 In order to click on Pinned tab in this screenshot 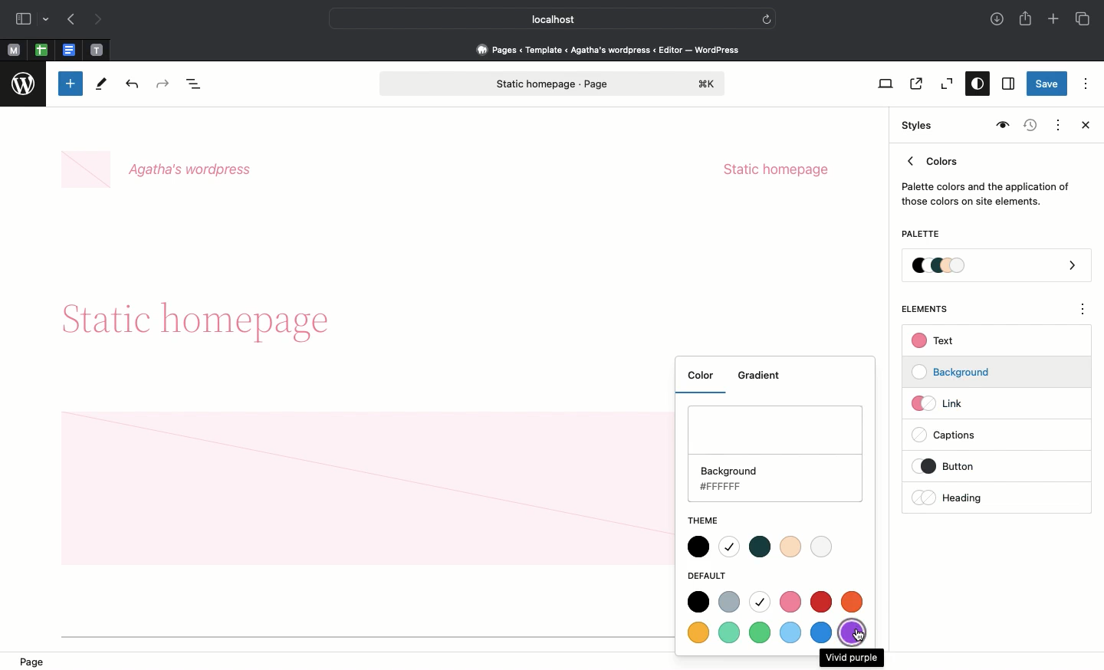, I will do `click(97, 51)`.